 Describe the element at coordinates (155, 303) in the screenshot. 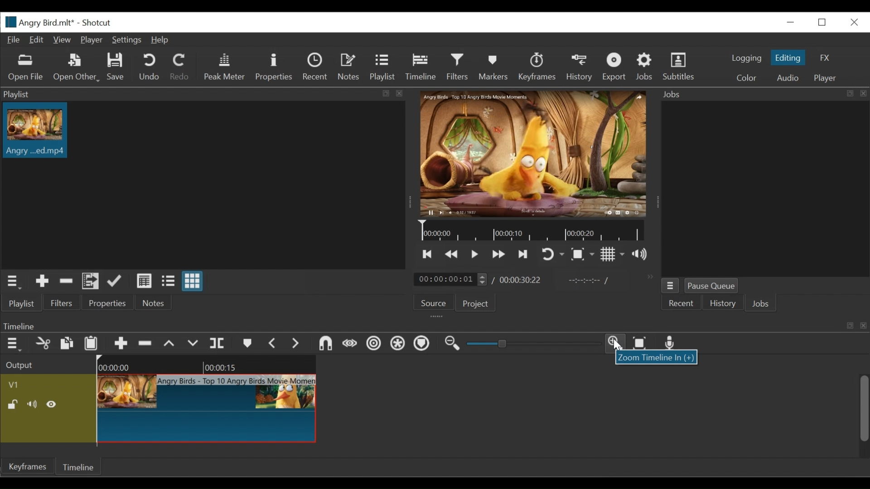

I see `Notes` at that location.